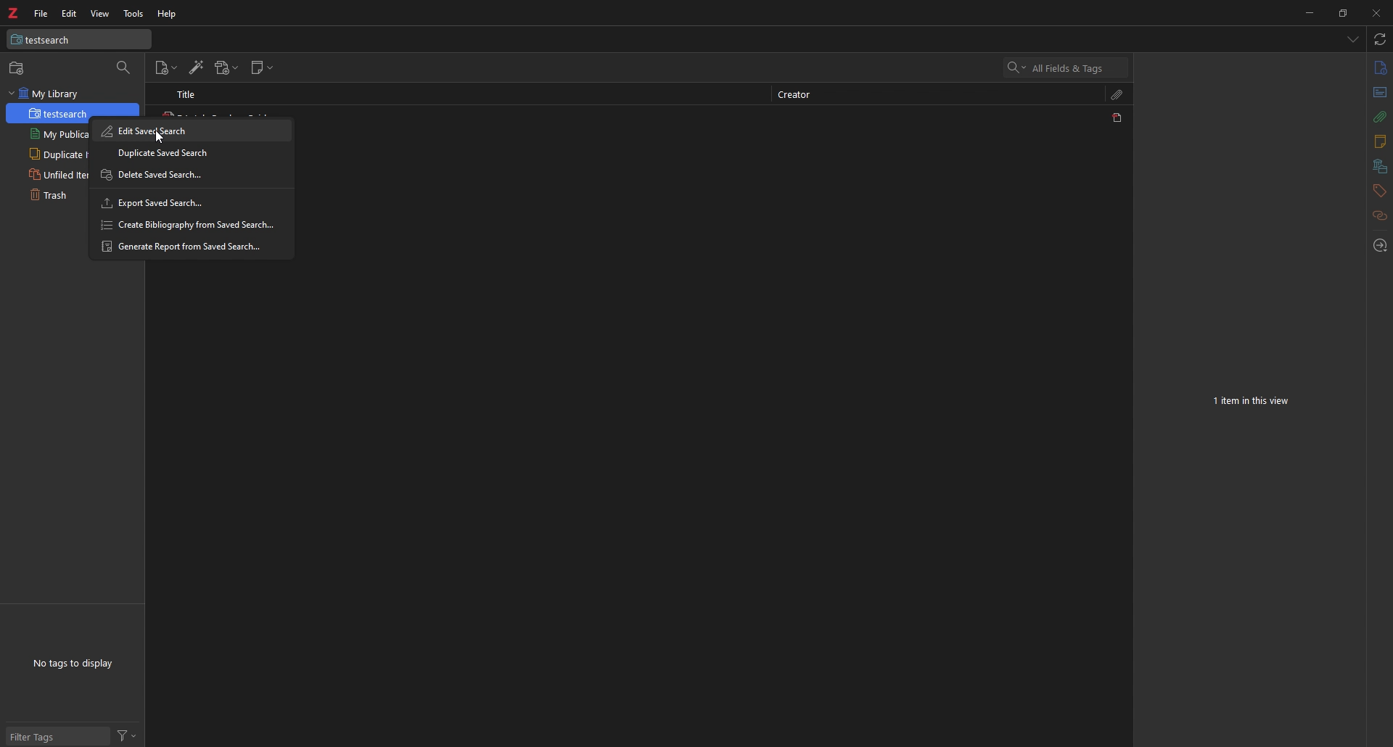 This screenshot has height=747, width=1393. What do you see at coordinates (58, 736) in the screenshot?
I see `filter tags` at bounding box center [58, 736].